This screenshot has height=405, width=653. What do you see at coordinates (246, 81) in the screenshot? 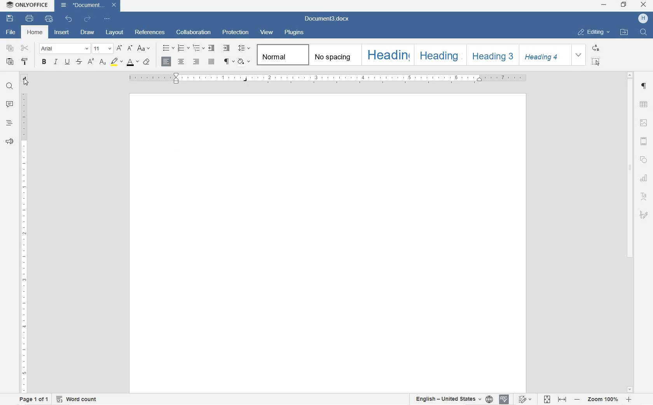
I see `tab stop added` at bounding box center [246, 81].